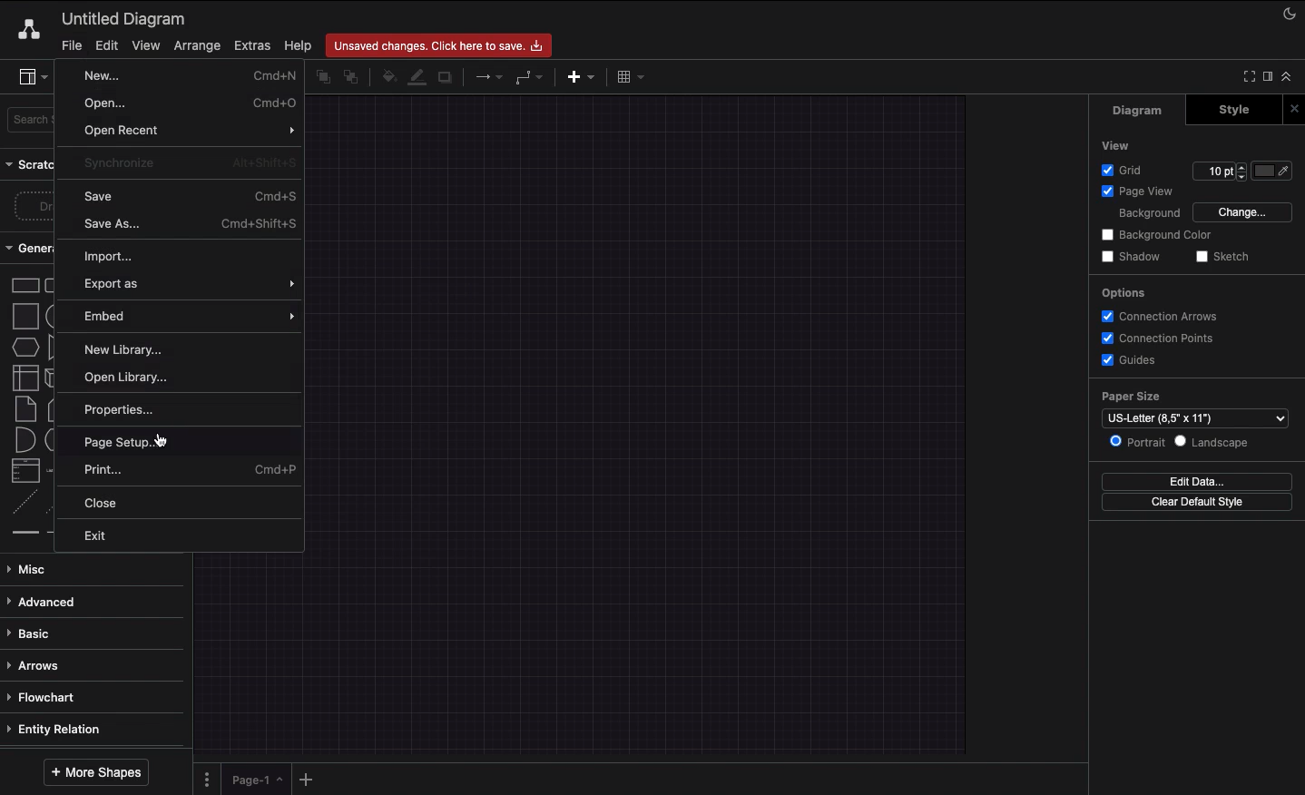  Describe the element at coordinates (34, 123) in the screenshot. I see `Search shapes` at that location.